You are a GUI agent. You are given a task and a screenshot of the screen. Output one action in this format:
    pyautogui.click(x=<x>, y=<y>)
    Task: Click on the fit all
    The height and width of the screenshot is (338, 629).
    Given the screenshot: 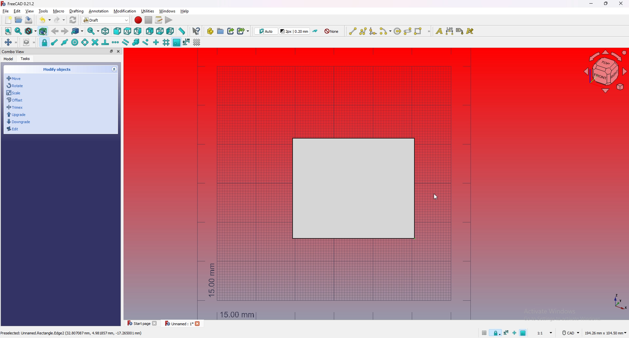 What is the action you would take?
    pyautogui.click(x=9, y=31)
    